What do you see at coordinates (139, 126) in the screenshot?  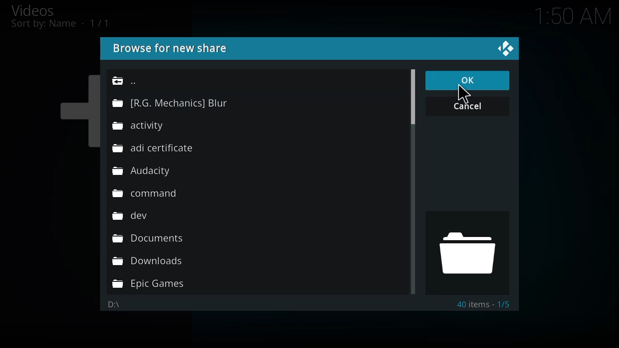 I see `folder` at bounding box center [139, 126].